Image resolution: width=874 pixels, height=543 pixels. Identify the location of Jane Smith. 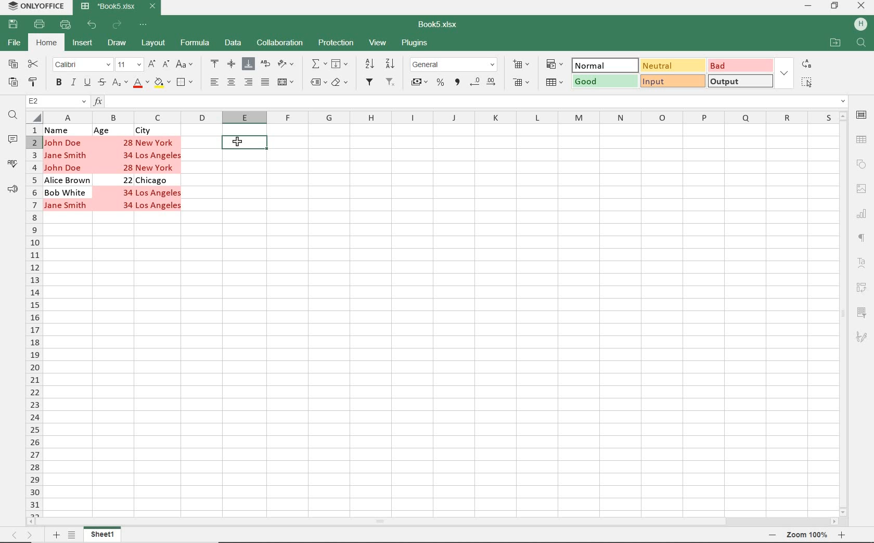
(67, 154).